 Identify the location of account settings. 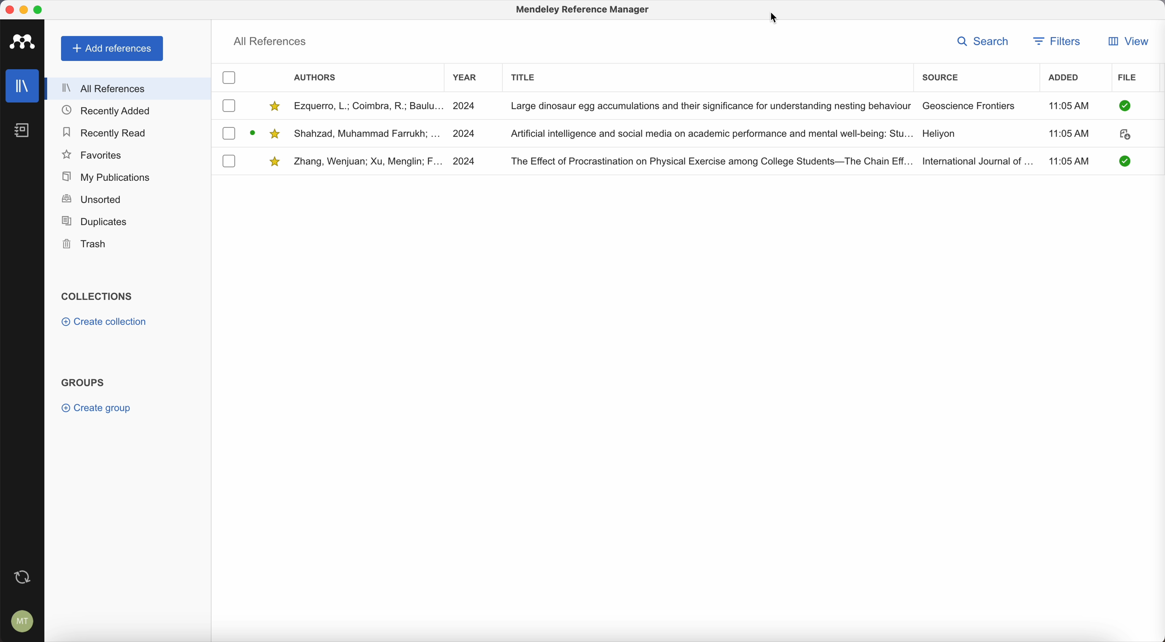
(20, 619).